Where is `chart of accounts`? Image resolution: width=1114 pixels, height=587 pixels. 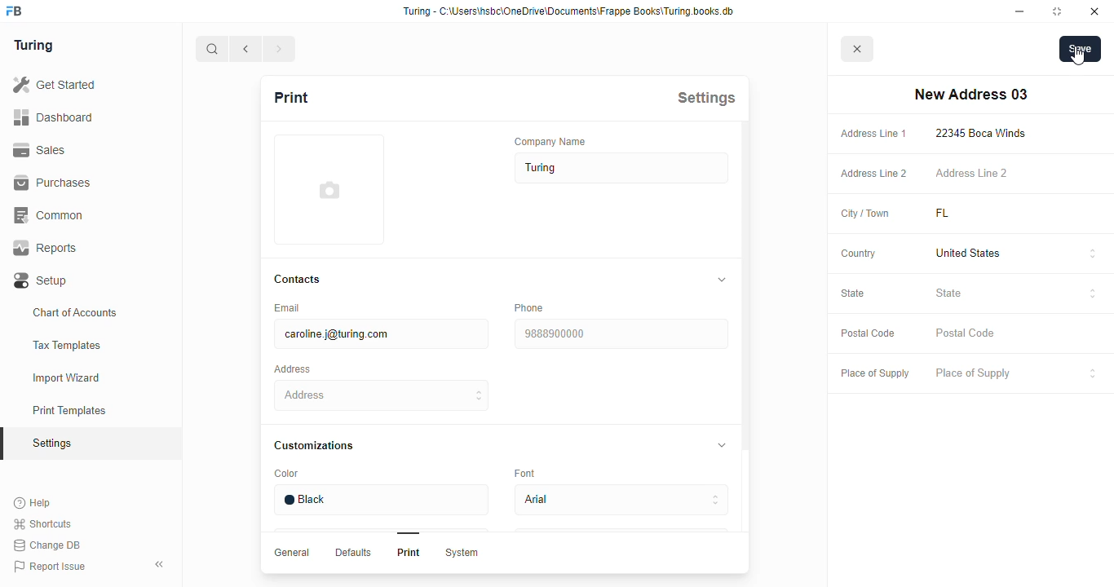 chart of accounts is located at coordinates (75, 312).